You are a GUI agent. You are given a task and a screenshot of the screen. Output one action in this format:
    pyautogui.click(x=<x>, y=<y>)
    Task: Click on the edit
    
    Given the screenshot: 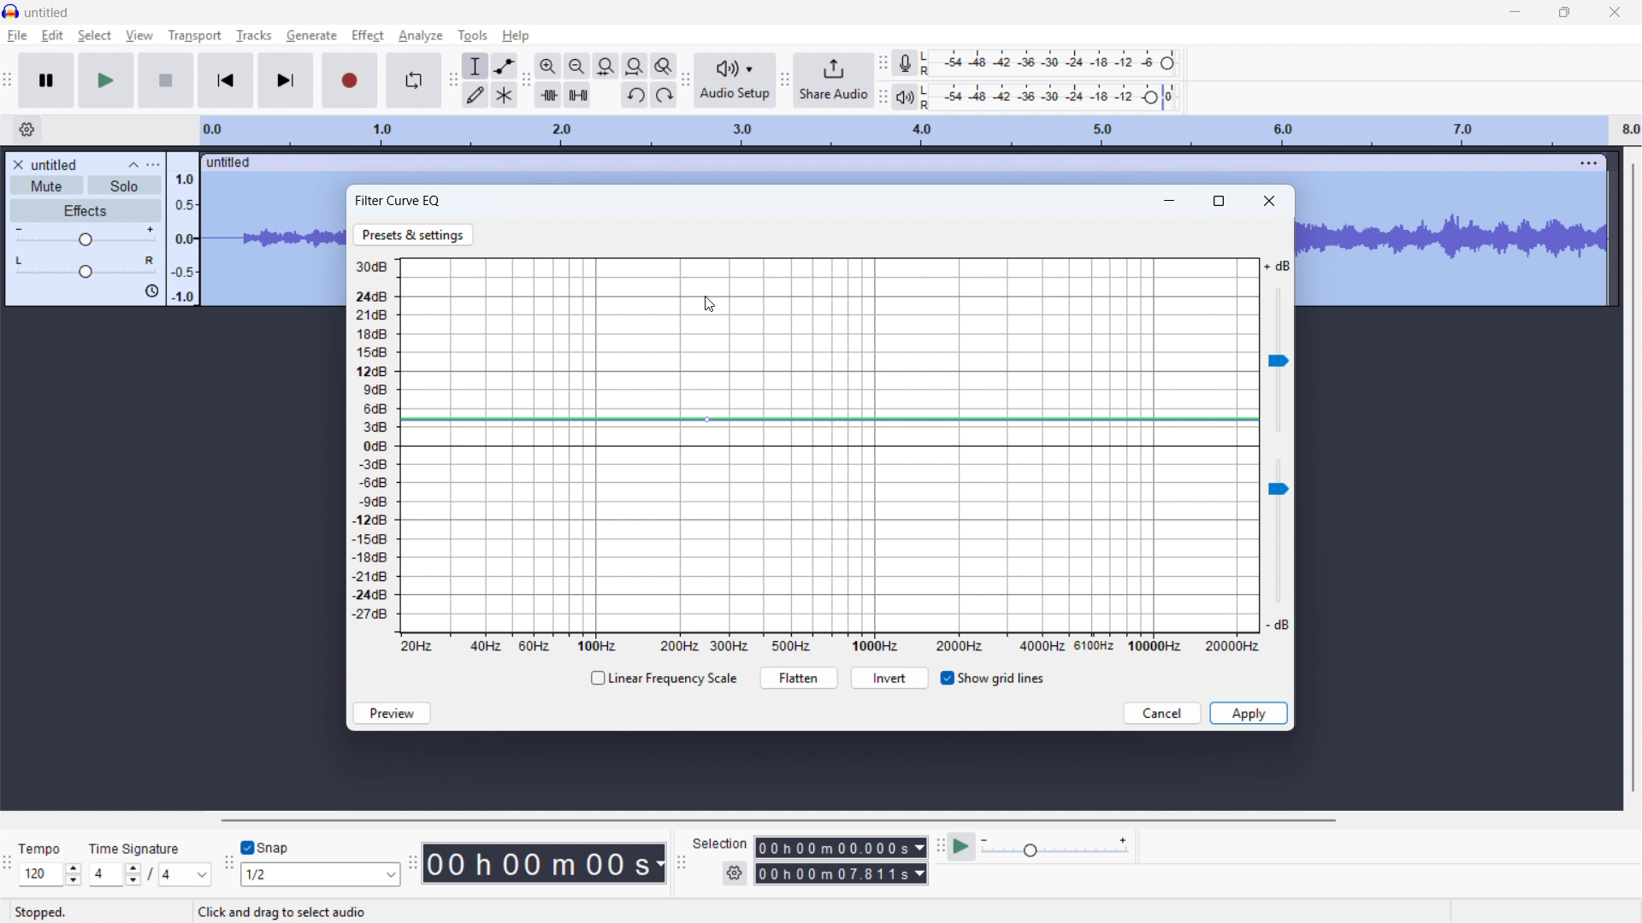 What is the action you would take?
    pyautogui.click(x=52, y=36)
    